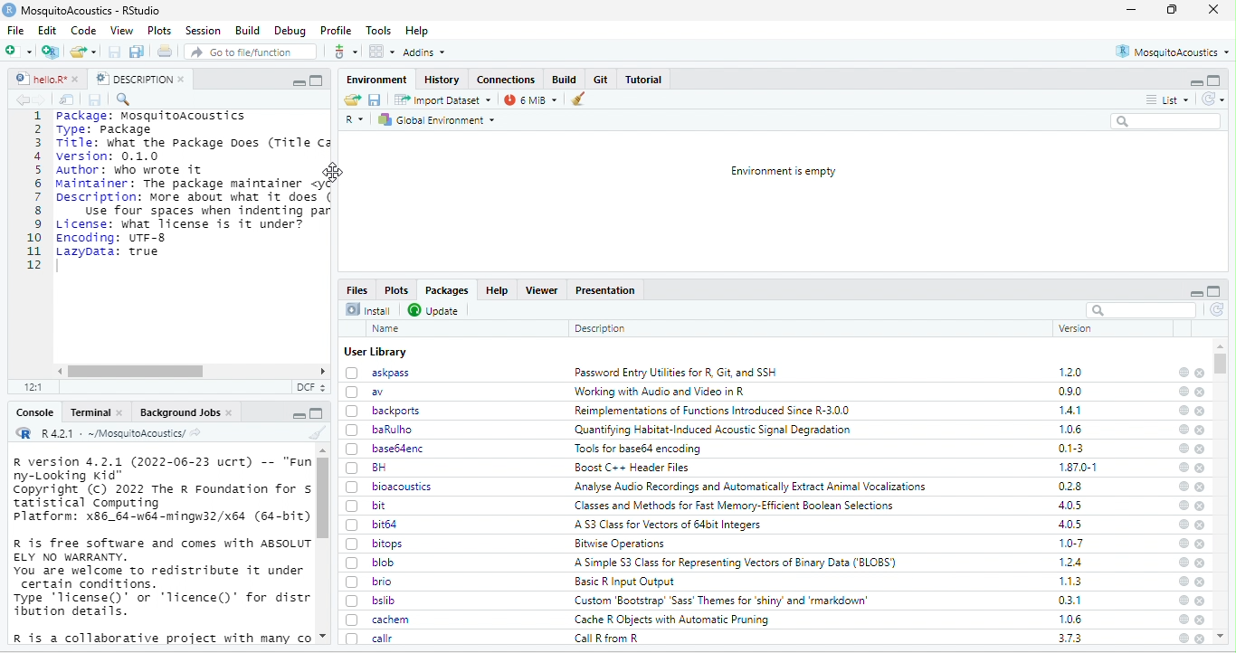  Describe the element at coordinates (138, 370) in the screenshot. I see `scroll bar` at that location.